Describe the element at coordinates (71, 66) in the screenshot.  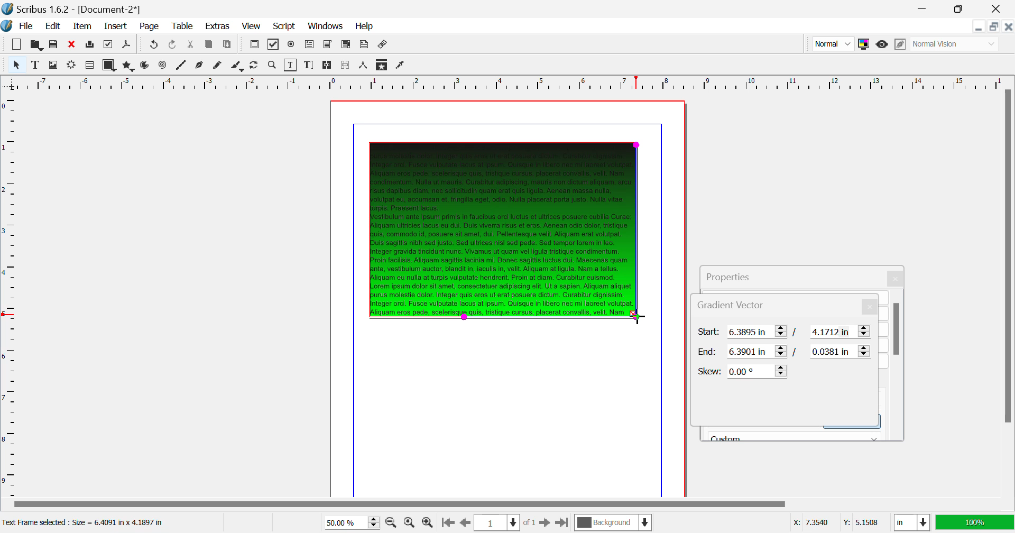
I see `Render Frame` at that location.